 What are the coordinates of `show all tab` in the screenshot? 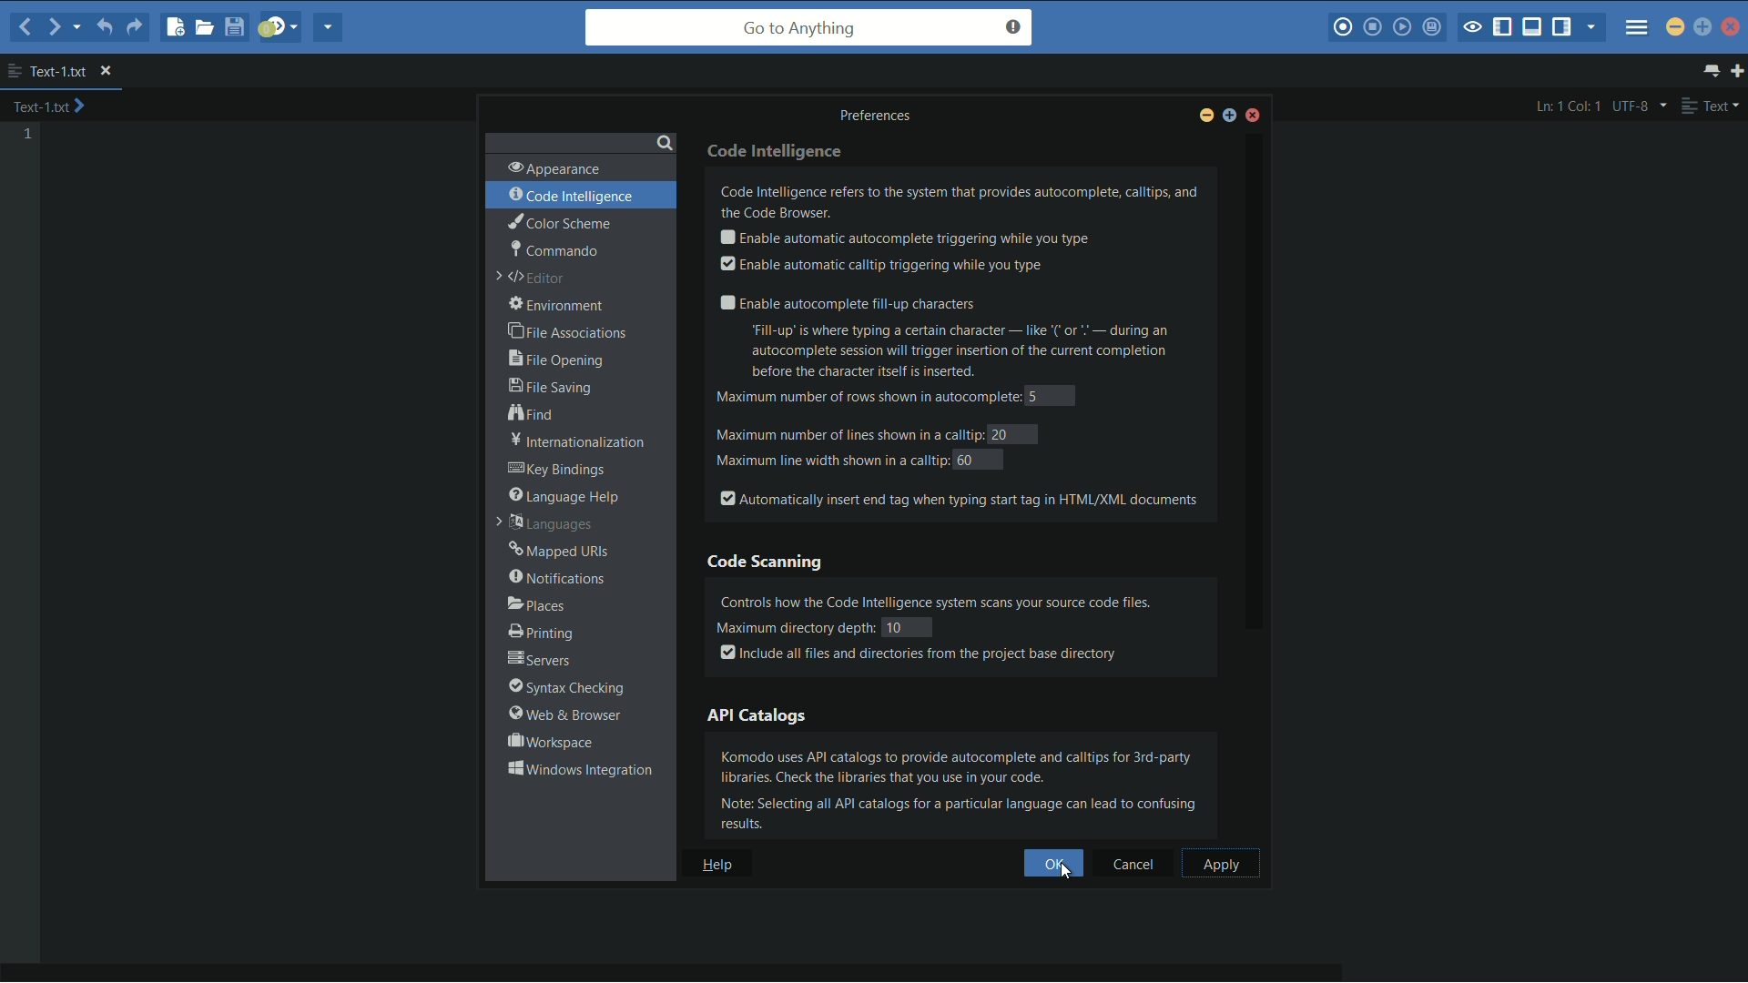 It's located at (1713, 71).